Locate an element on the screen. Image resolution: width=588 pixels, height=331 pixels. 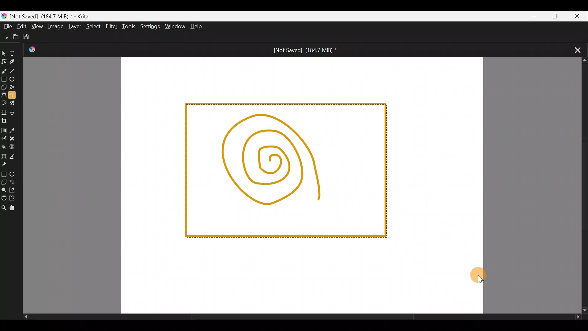
Ellipse tool is located at coordinates (15, 80).